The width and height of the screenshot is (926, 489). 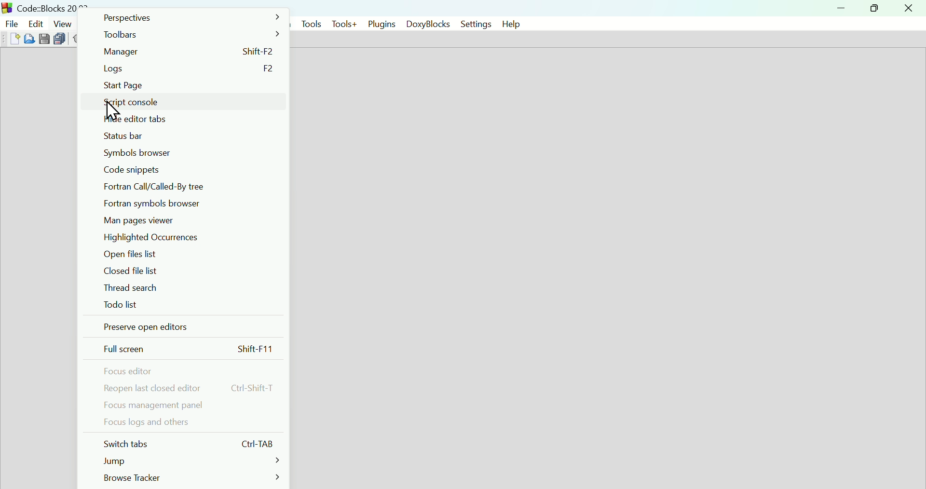 What do you see at coordinates (185, 136) in the screenshot?
I see `Status bar` at bounding box center [185, 136].